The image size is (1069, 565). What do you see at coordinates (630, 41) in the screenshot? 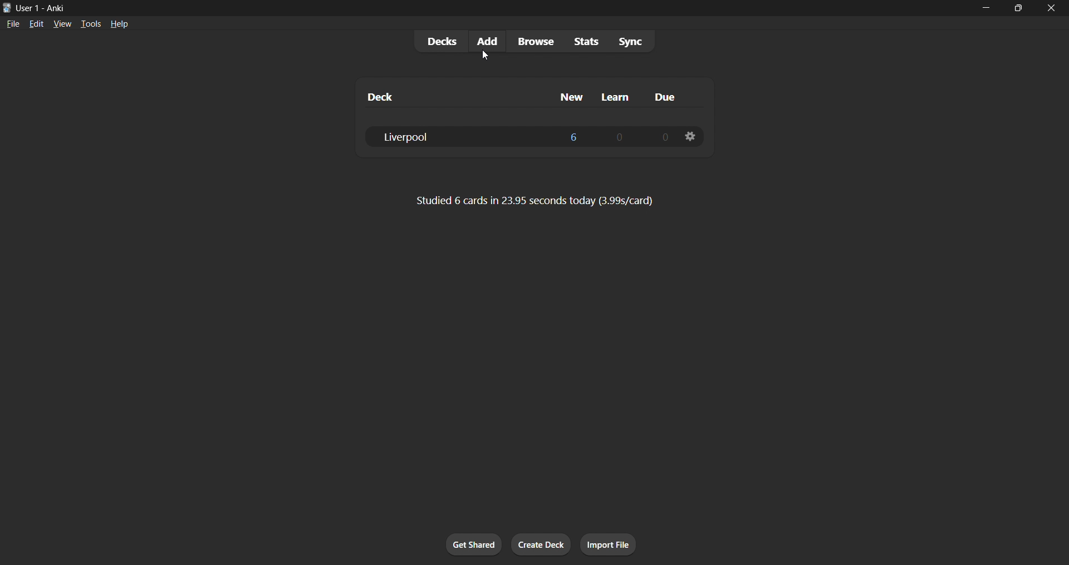
I see `sync` at bounding box center [630, 41].